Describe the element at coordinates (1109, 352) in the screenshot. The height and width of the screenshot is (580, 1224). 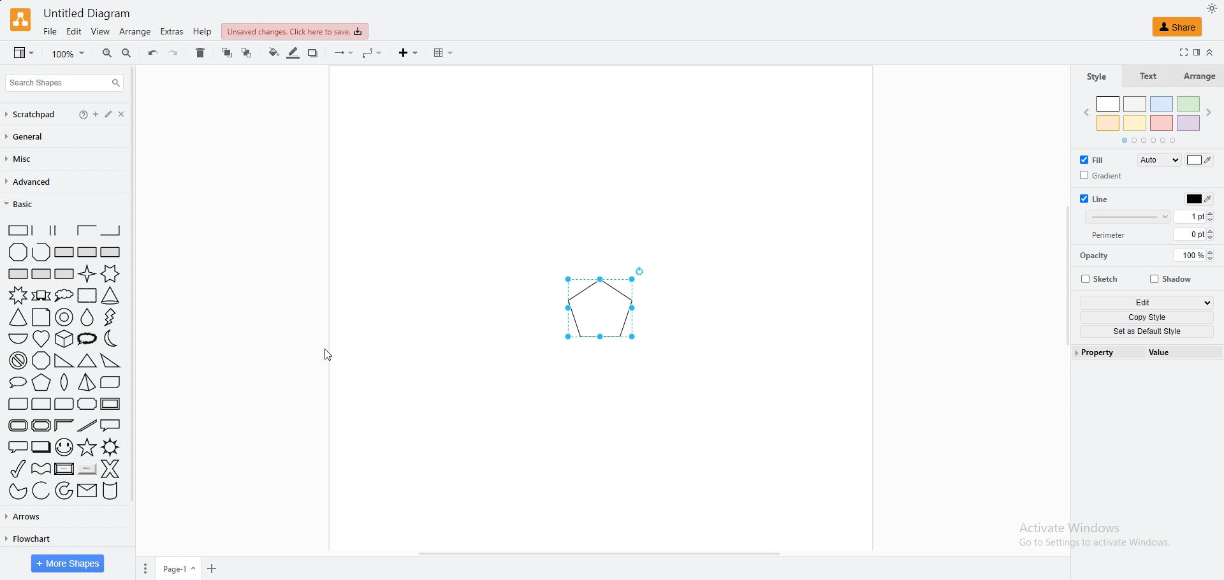
I see `property` at that location.